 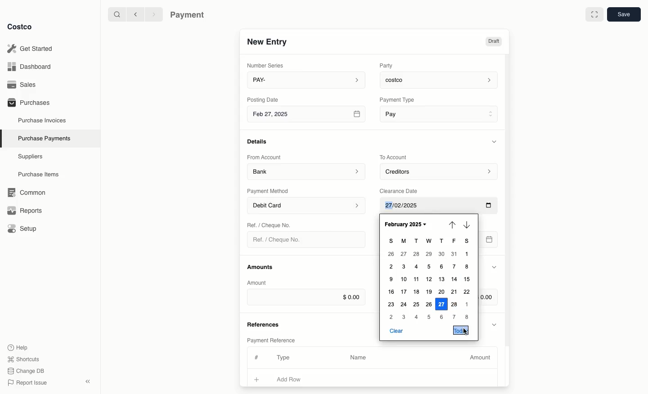 What do you see at coordinates (153, 14) in the screenshot?
I see `Forward` at bounding box center [153, 14].